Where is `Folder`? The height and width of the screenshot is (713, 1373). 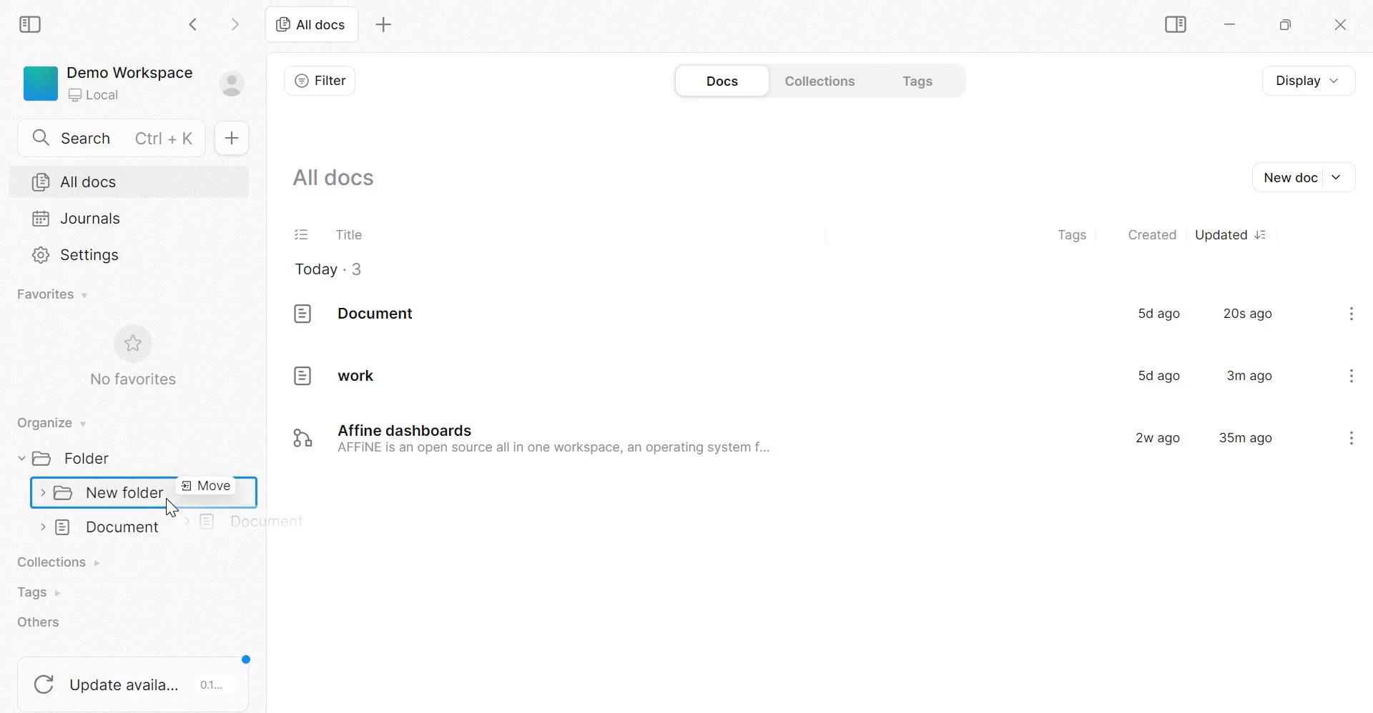 Folder is located at coordinates (70, 459).